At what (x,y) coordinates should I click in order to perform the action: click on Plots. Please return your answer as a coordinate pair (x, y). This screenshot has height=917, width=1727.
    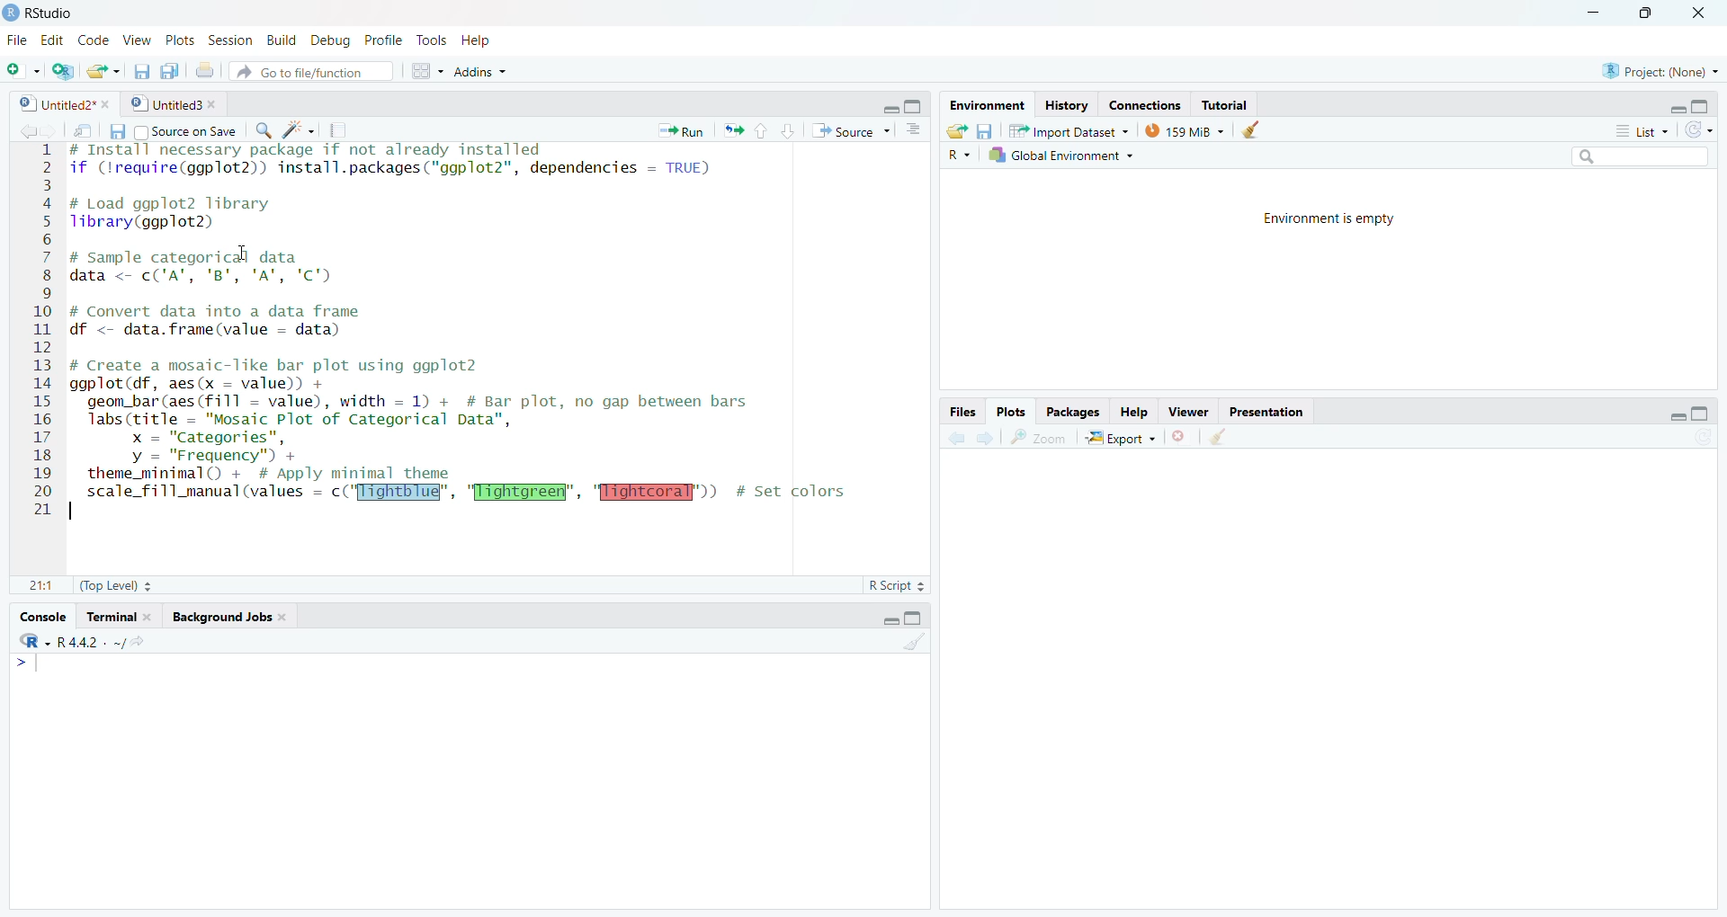
    Looking at the image, I should click on (1009, 412).